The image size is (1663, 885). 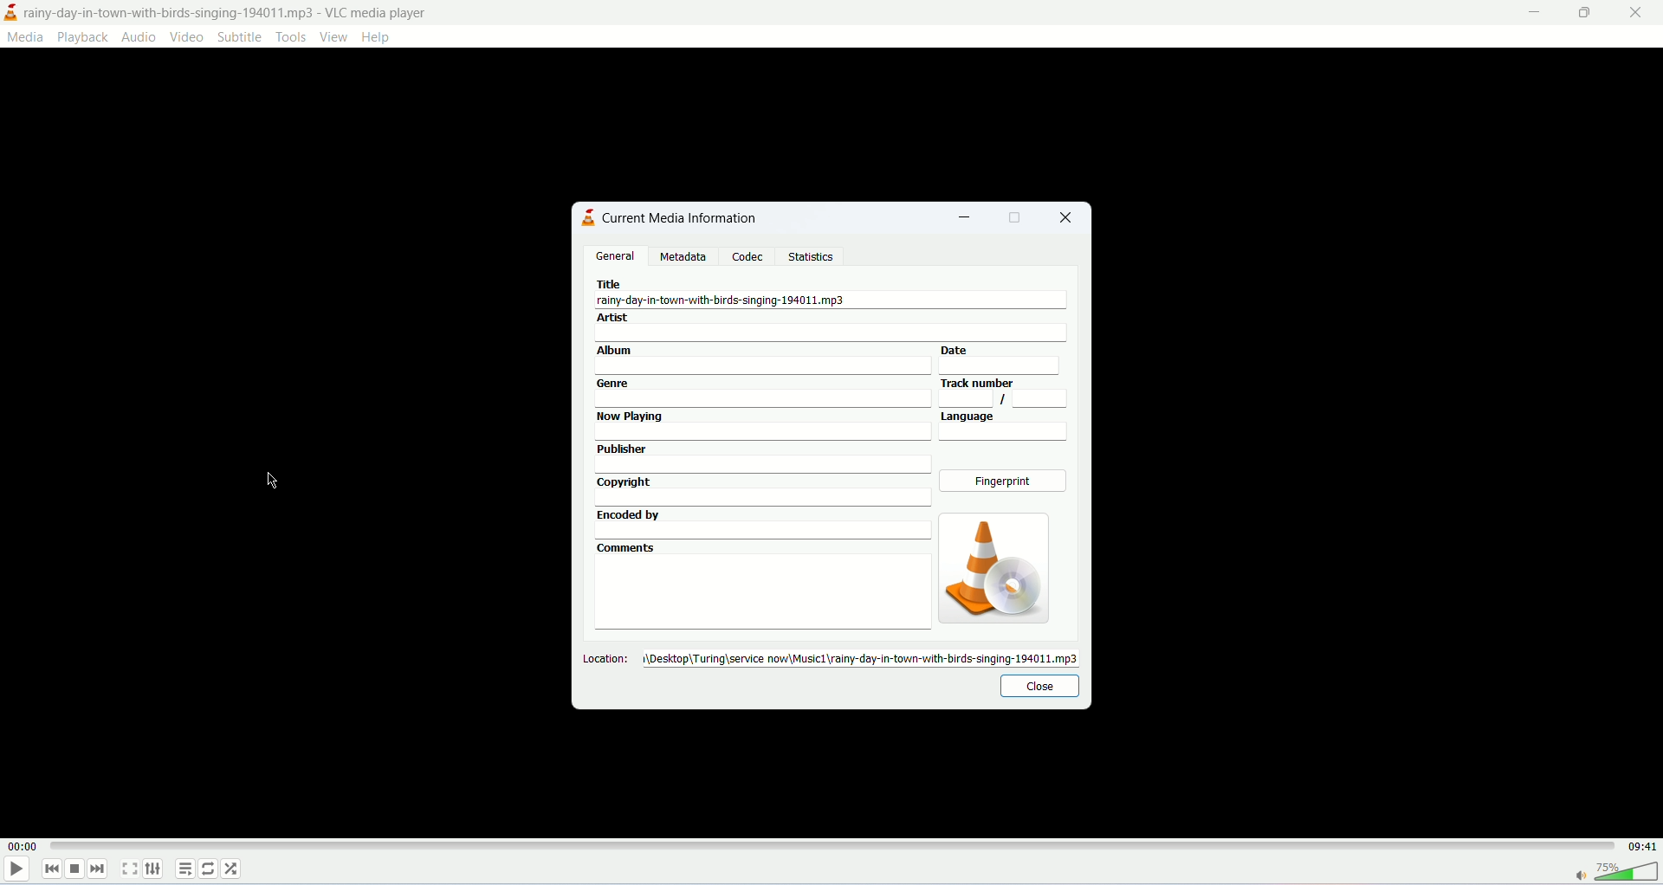 What do you see at coordinates (291, 36) in the screenshot?
I see `tools` at bounding box center [291, 36].